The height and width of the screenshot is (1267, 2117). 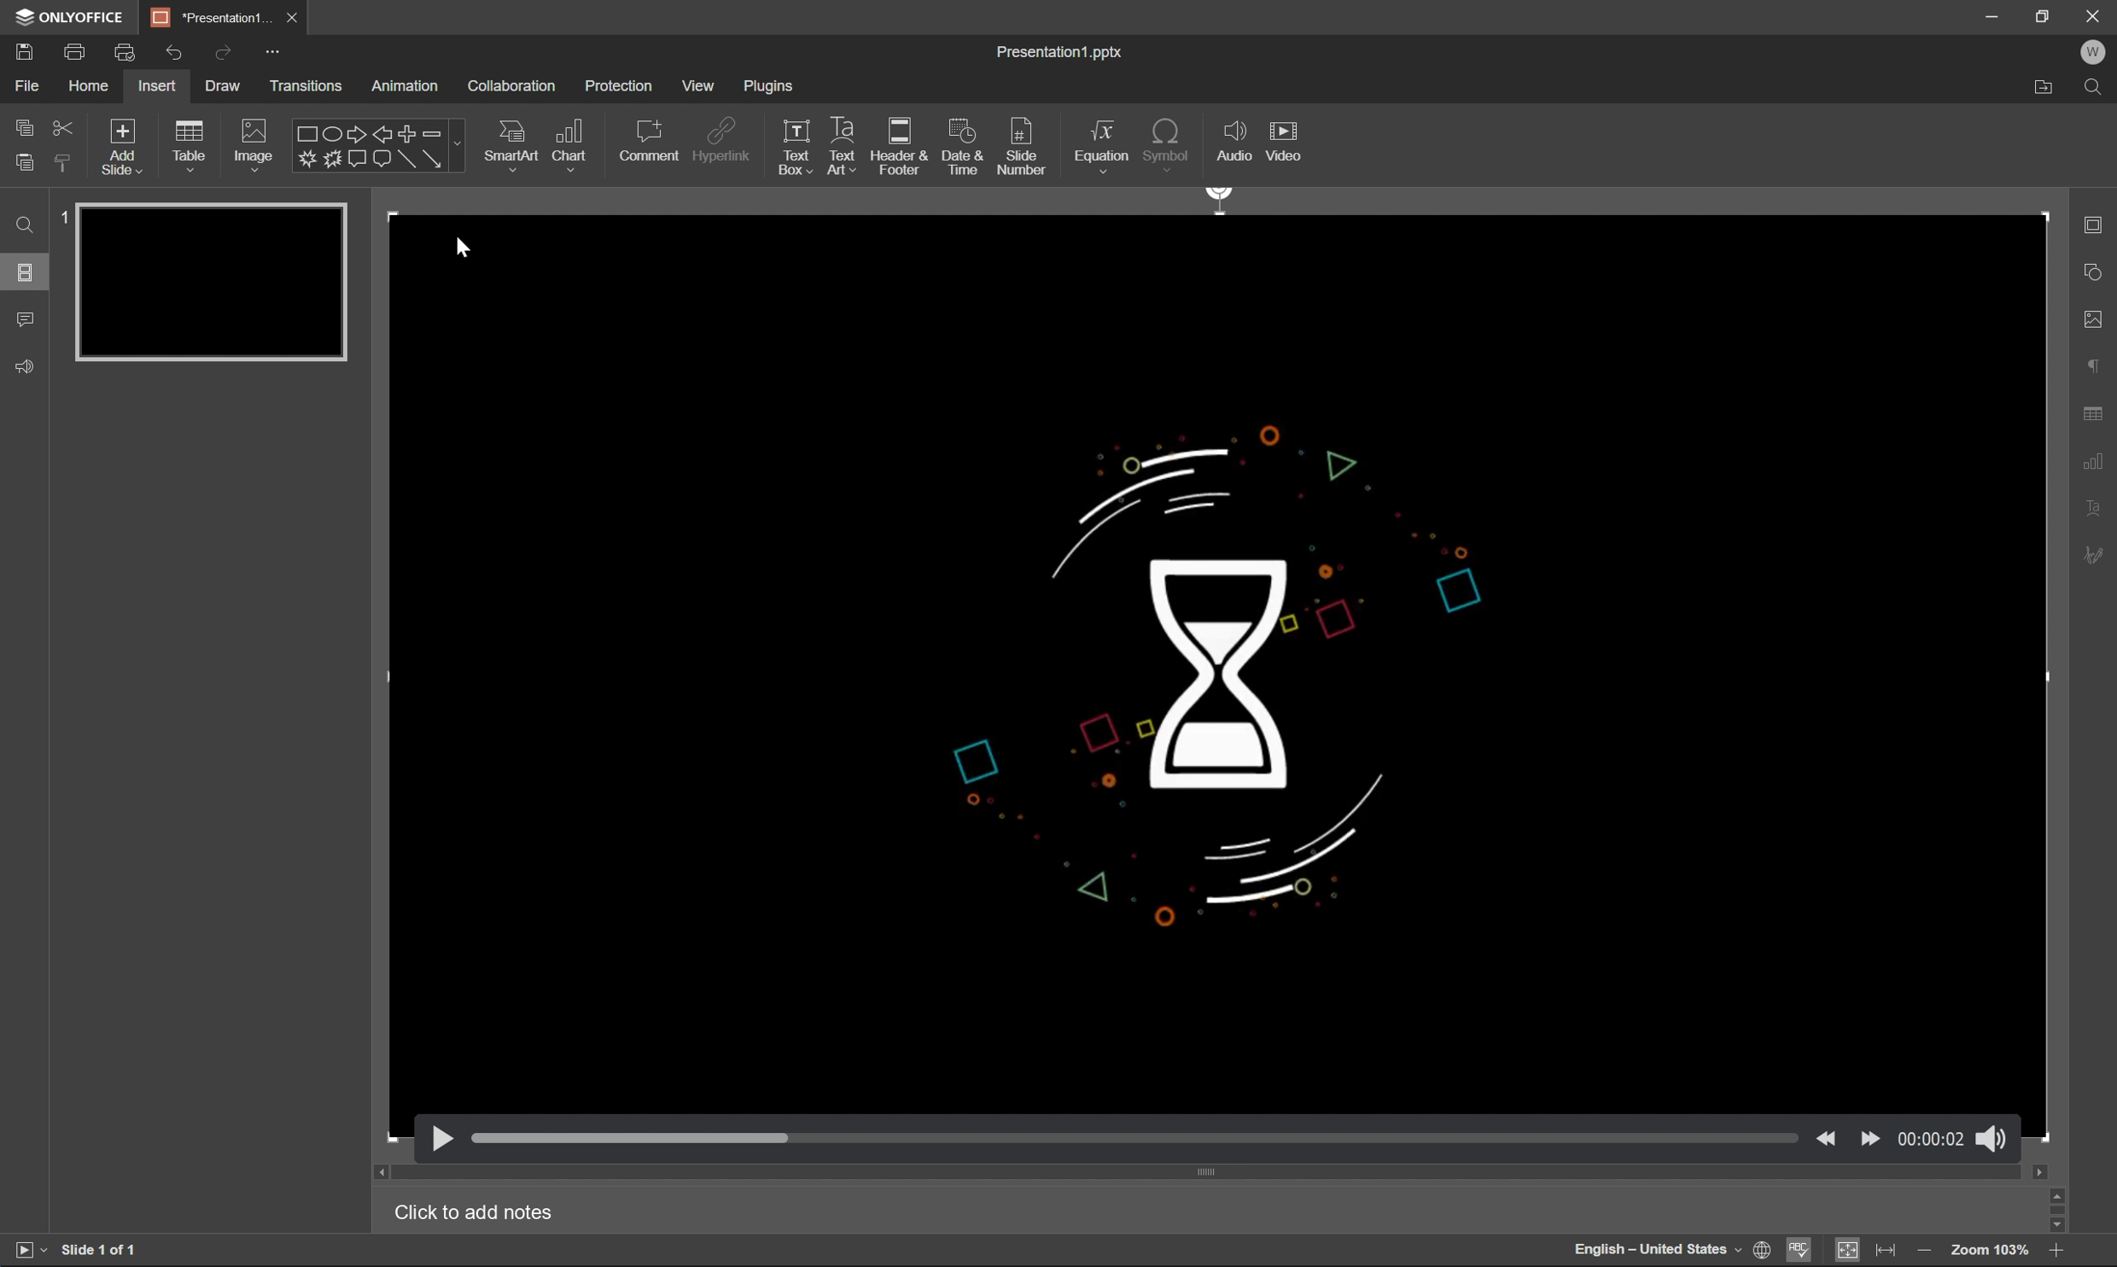 I want to click on scroll bar, so click(x=1214, y=1173).